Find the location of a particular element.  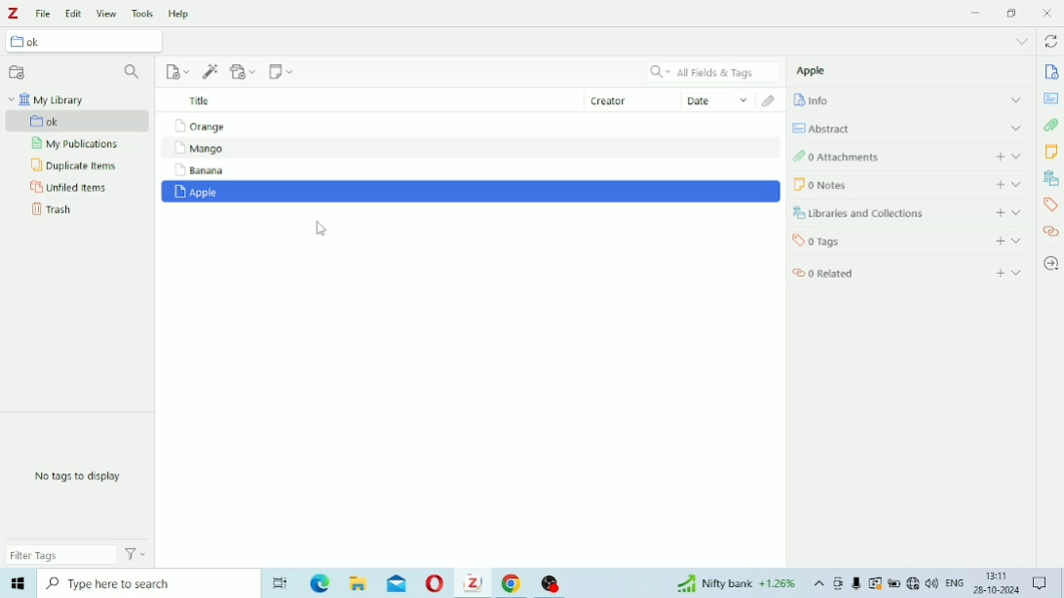

Creator is located at coordinates (619, 101).